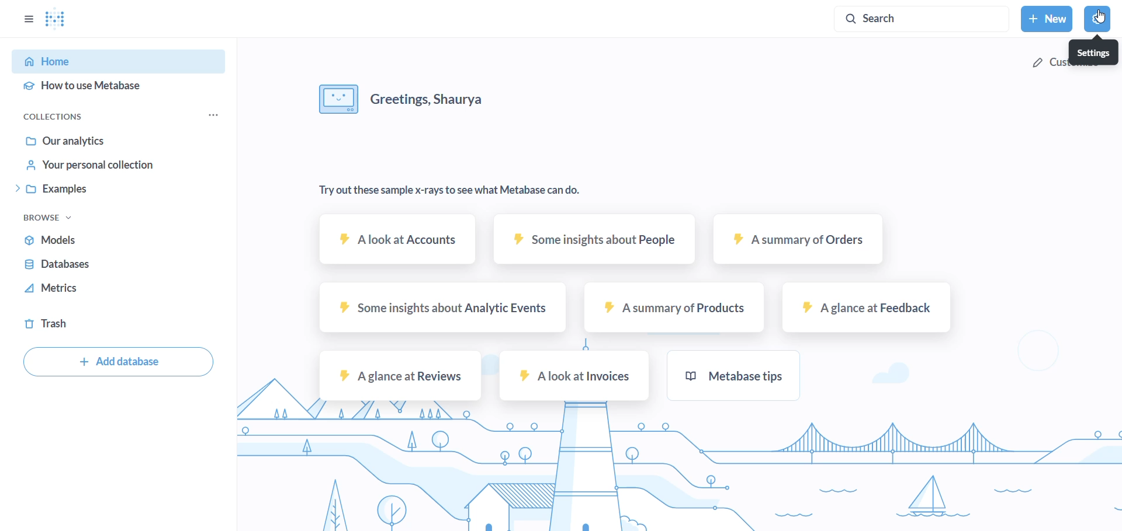  Describe the element at coordinates (61, 289) in the screenshot. I see `metrics` at that location.